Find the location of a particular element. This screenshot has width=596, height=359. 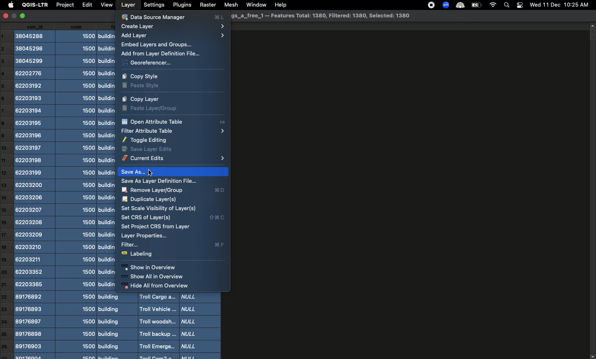

Filter attribute table is located at coordinates (172, 131).